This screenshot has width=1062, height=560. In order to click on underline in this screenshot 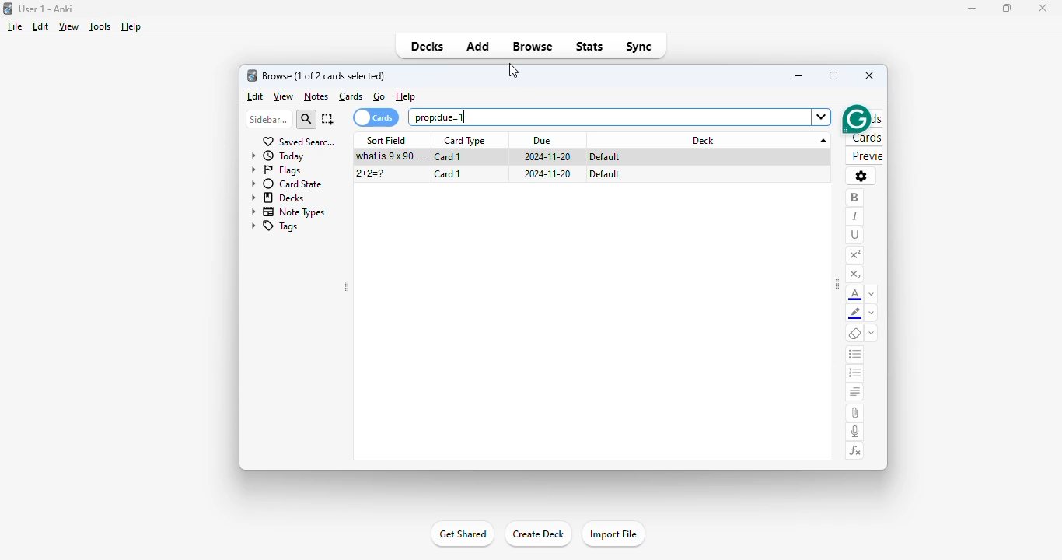, I will do `click(856, 236)`.